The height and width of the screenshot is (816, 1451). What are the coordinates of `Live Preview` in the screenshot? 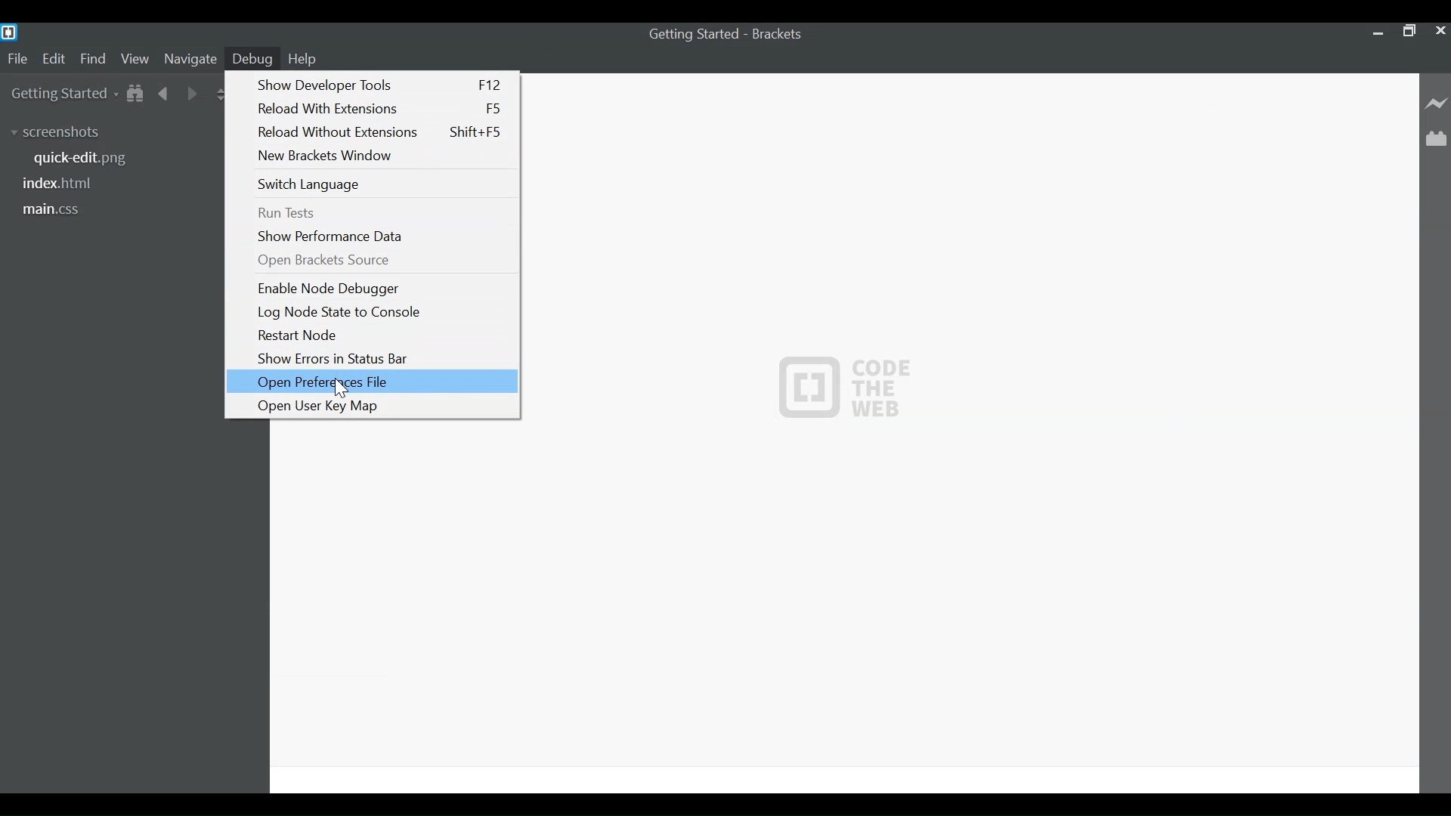 It's located at (1437, 103).